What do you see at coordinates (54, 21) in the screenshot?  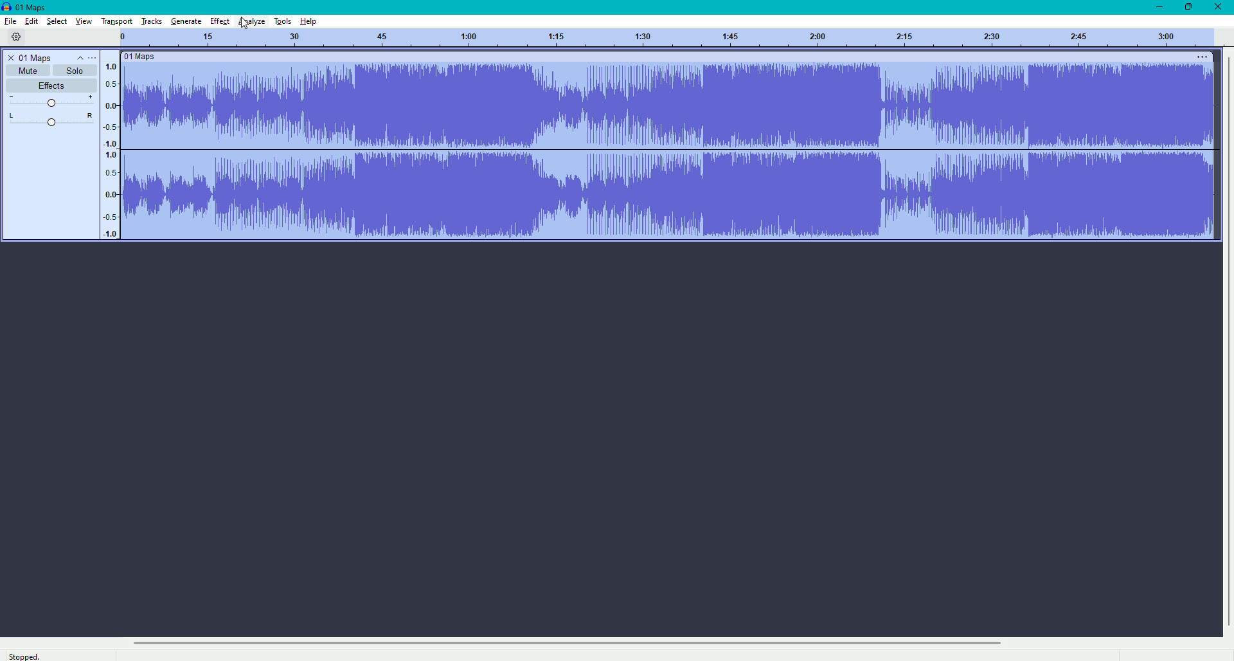 I see `Select` at bounding box center [54, 21].